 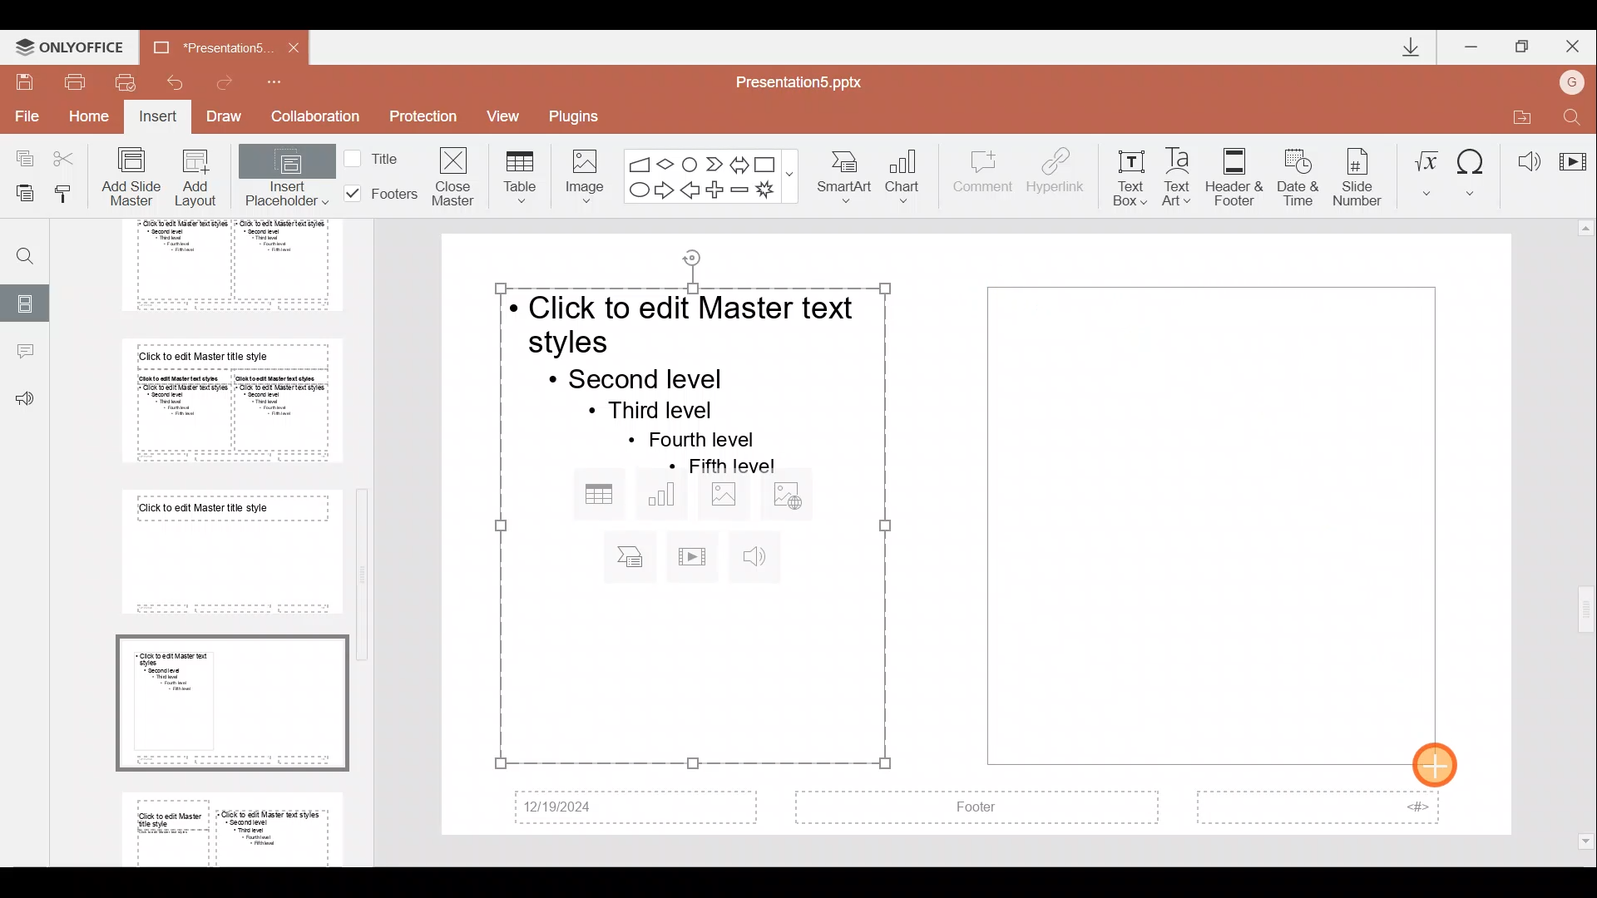 I want to click on Title, so click(x=376, y=157).